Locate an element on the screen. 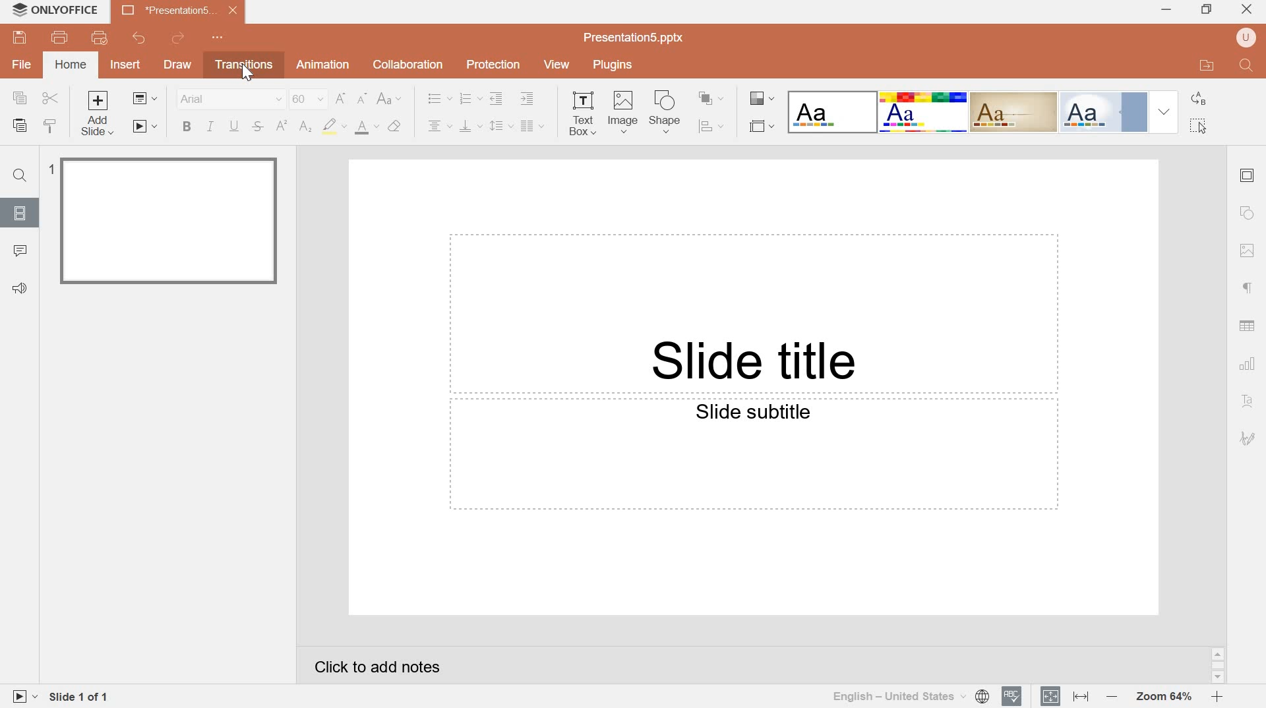 The width and height of the screenshot is (1266, 708). scrollbar is located at coordinates (1219, 665).